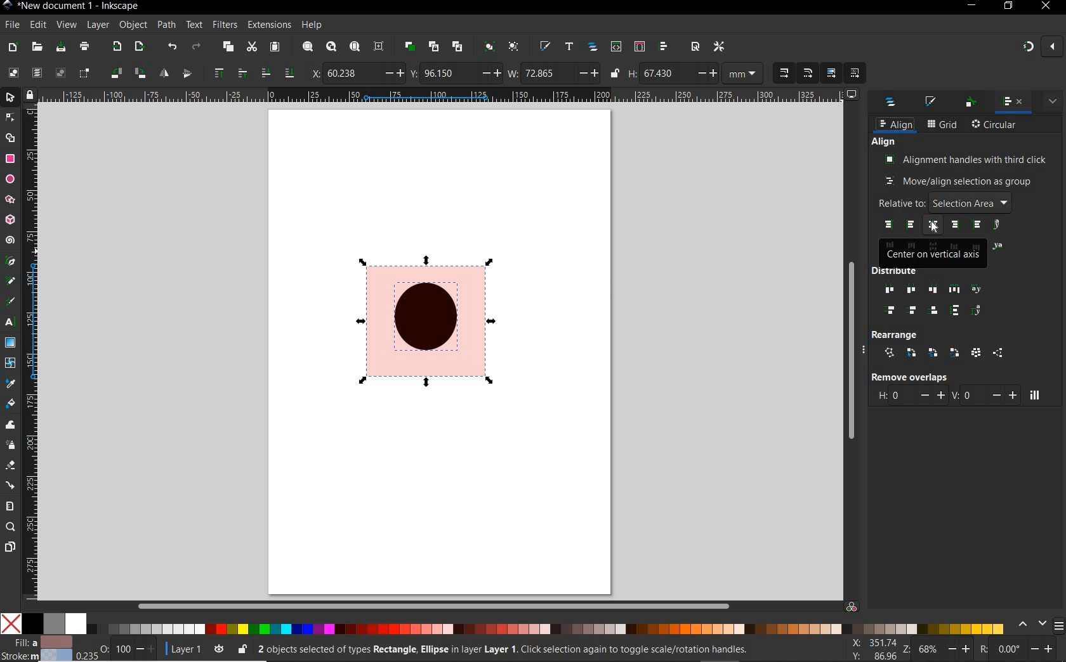 The width and height of the screenshot is (1066, 662). I want to click on move/align selection as group, so click(959, 182).